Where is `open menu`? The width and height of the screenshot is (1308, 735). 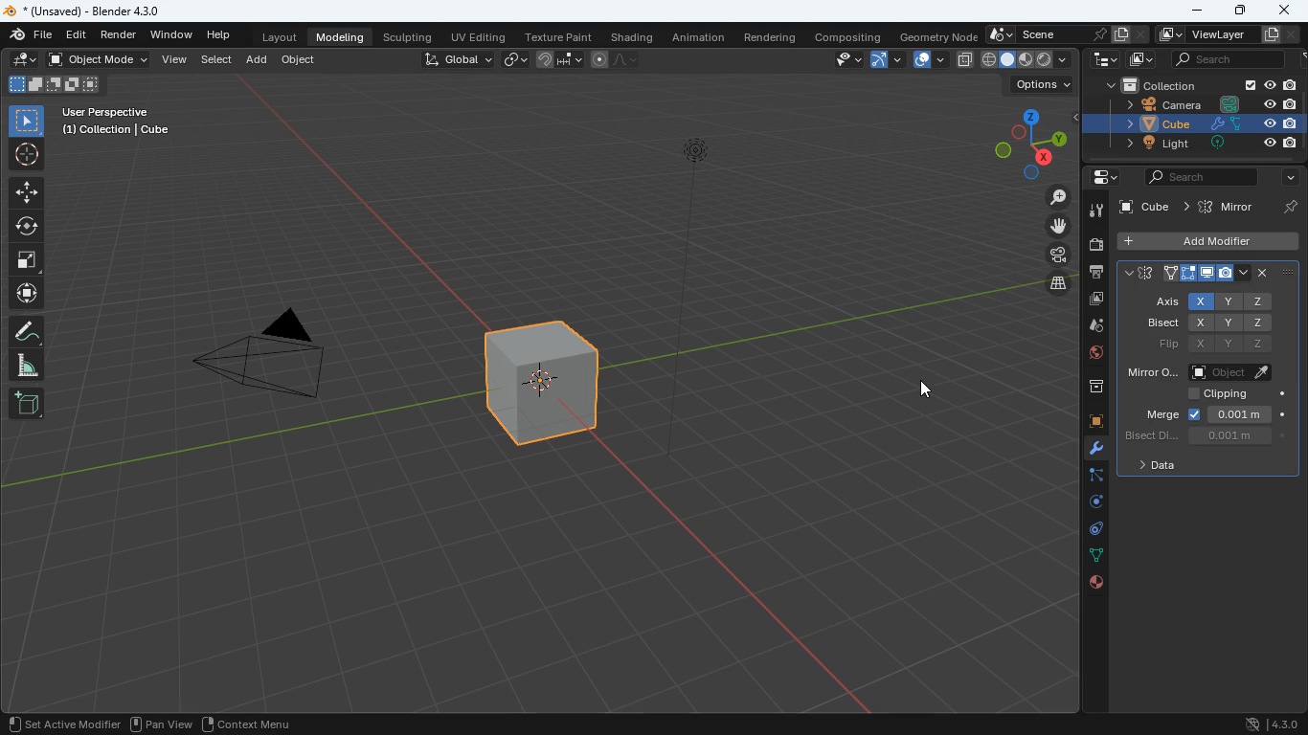 open menu is located at coordinates (1209, 277).